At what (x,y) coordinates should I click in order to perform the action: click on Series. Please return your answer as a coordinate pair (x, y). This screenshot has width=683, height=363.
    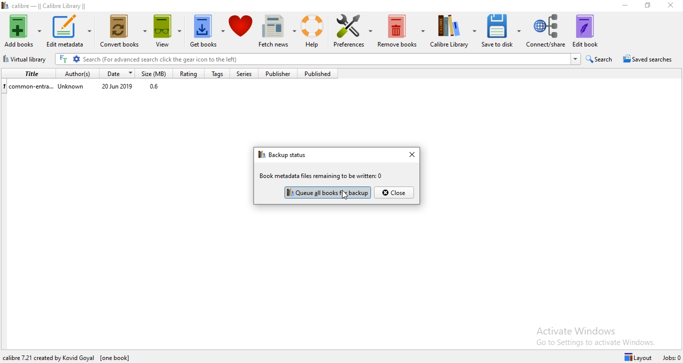
    Looking at the image, I should click on (247, 74).